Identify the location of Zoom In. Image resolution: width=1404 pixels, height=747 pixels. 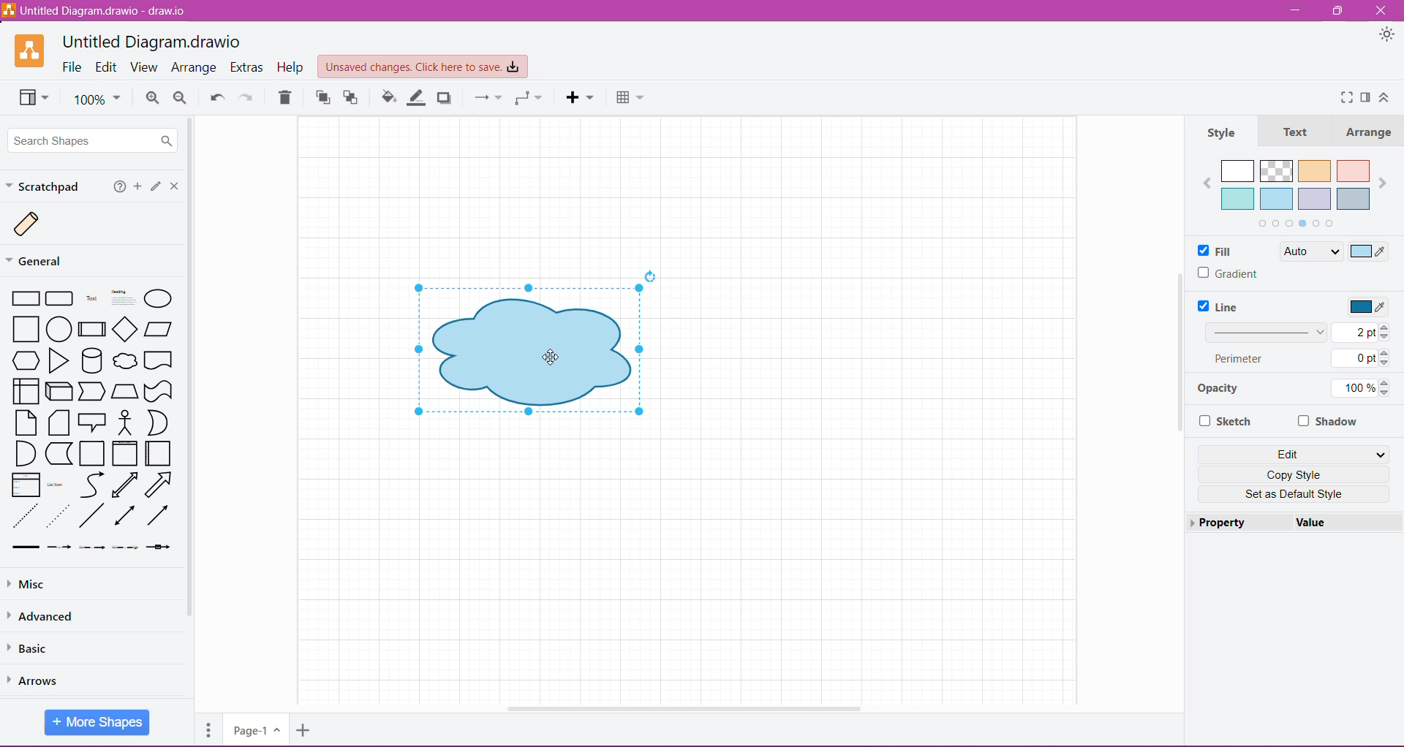
(151, 99).